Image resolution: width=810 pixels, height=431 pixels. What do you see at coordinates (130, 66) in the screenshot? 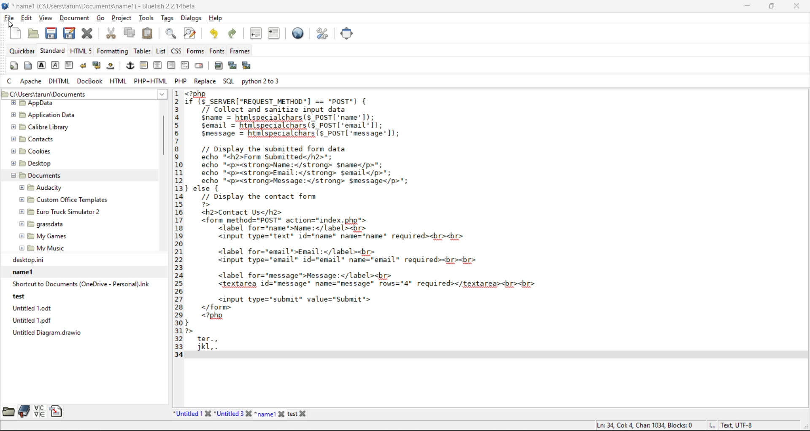
I see `anchor` at bounding box center [130, 66].